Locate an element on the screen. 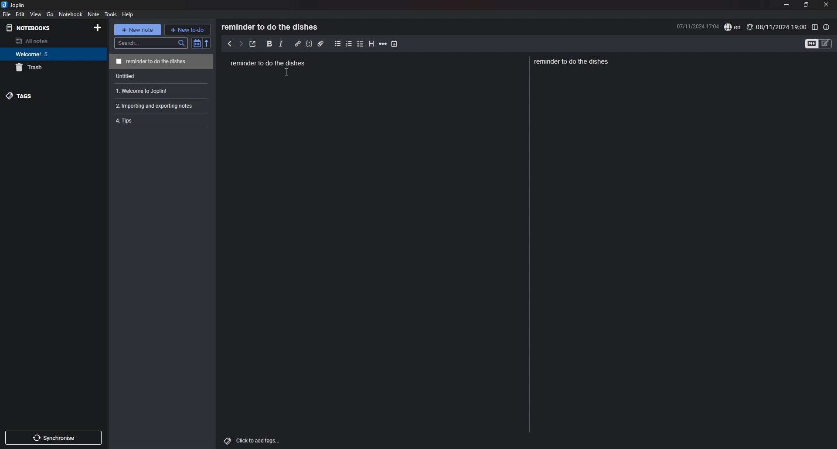 The width and height of the screenshot is (837, 449). cursor is located at coordinates (287, 72).